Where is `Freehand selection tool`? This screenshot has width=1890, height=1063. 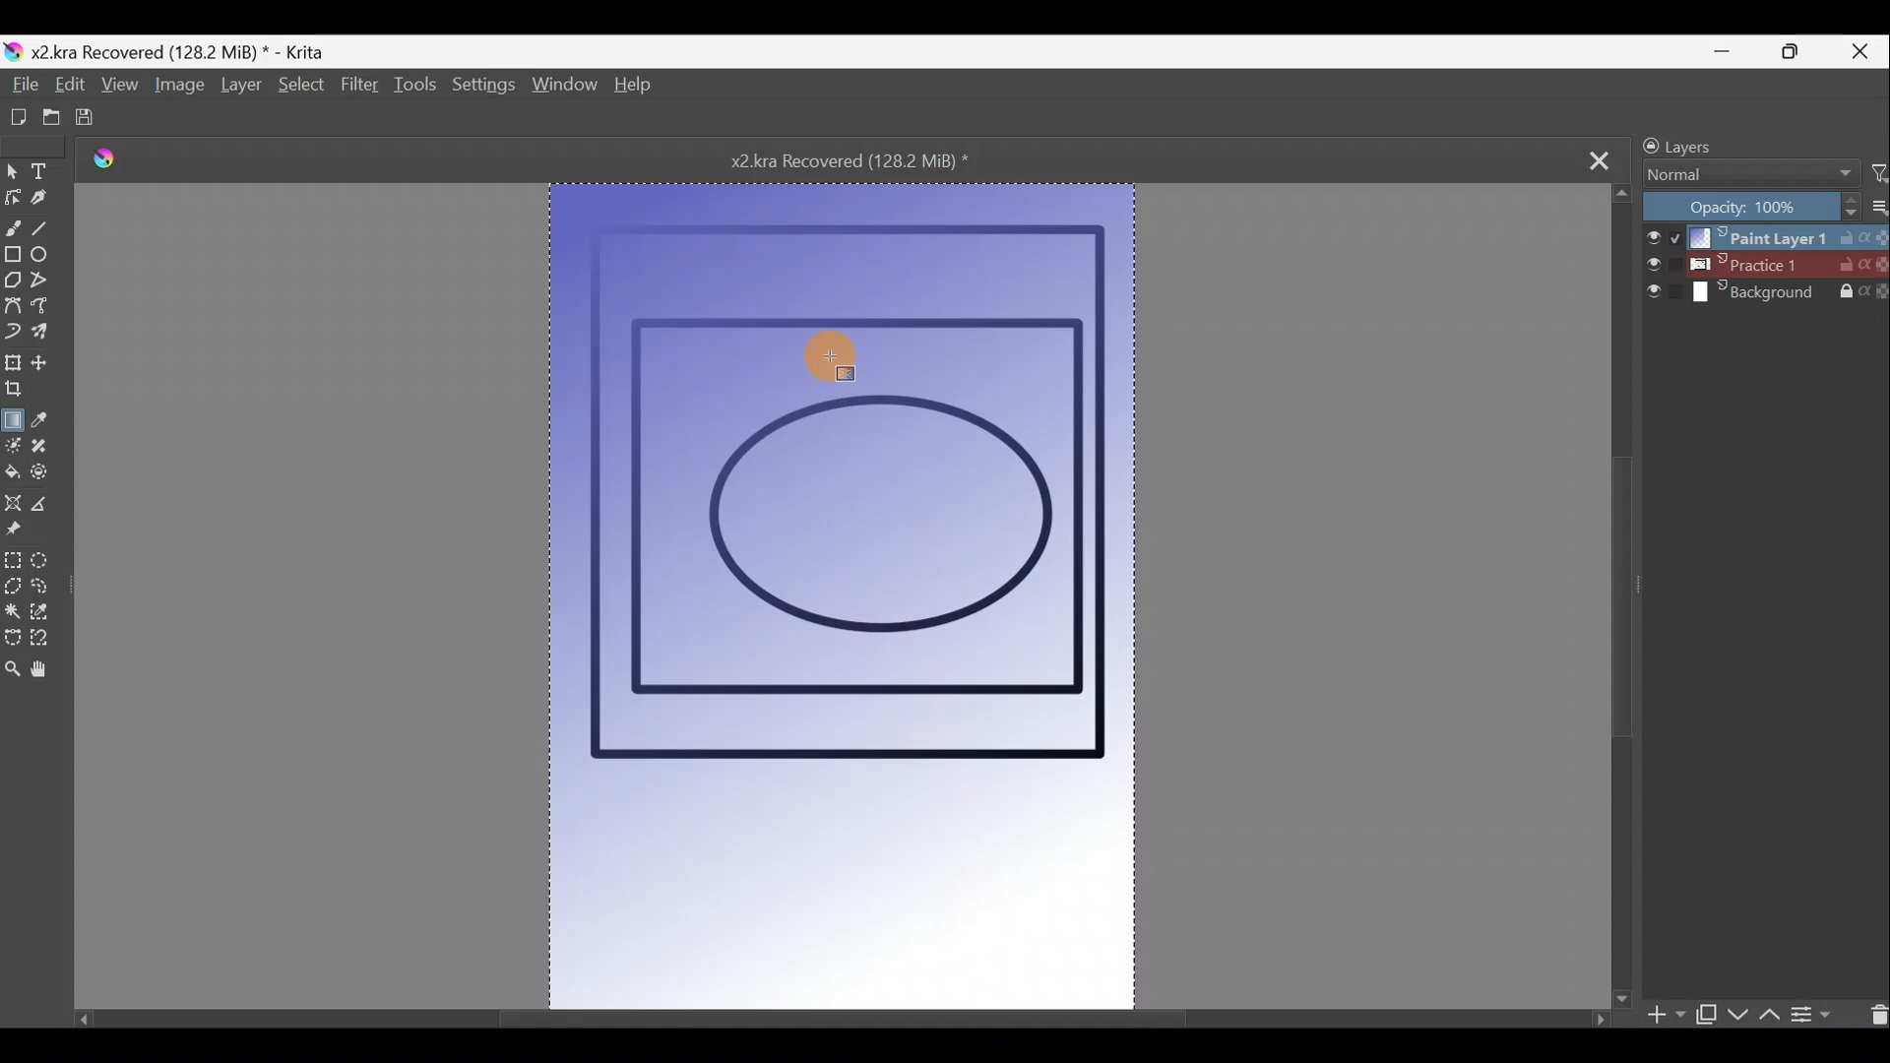 Freehand selection tool is located at coordinates (49, 590).